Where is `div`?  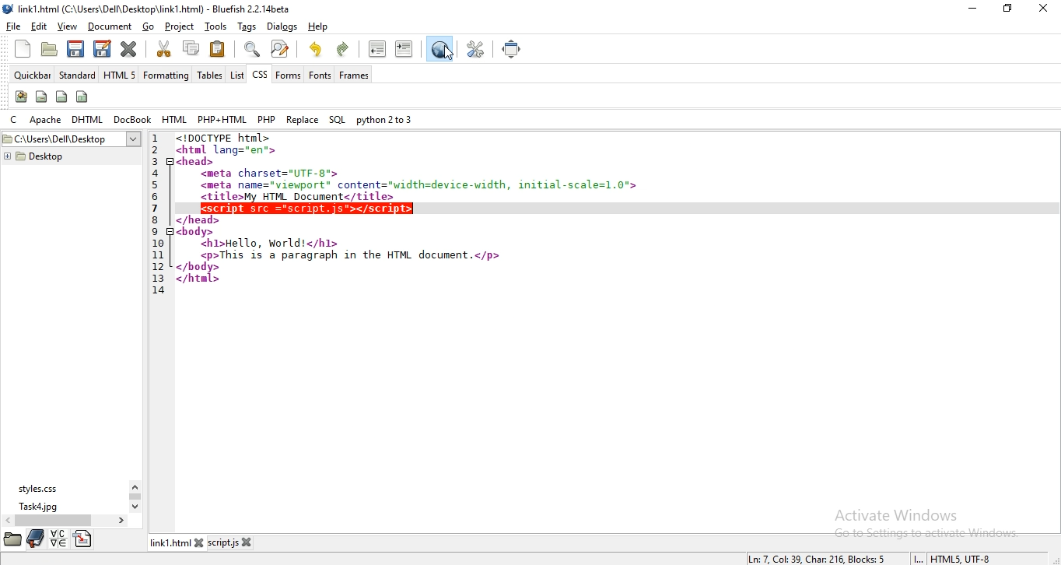 div is located at coordinates (62, 96).